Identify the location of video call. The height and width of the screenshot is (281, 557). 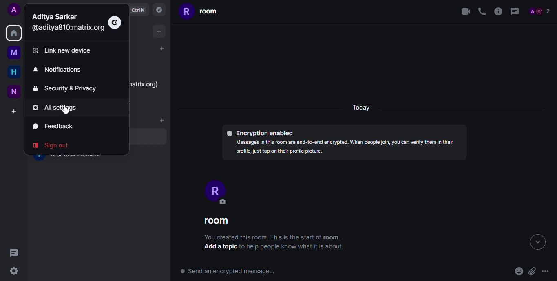
(464, 11).